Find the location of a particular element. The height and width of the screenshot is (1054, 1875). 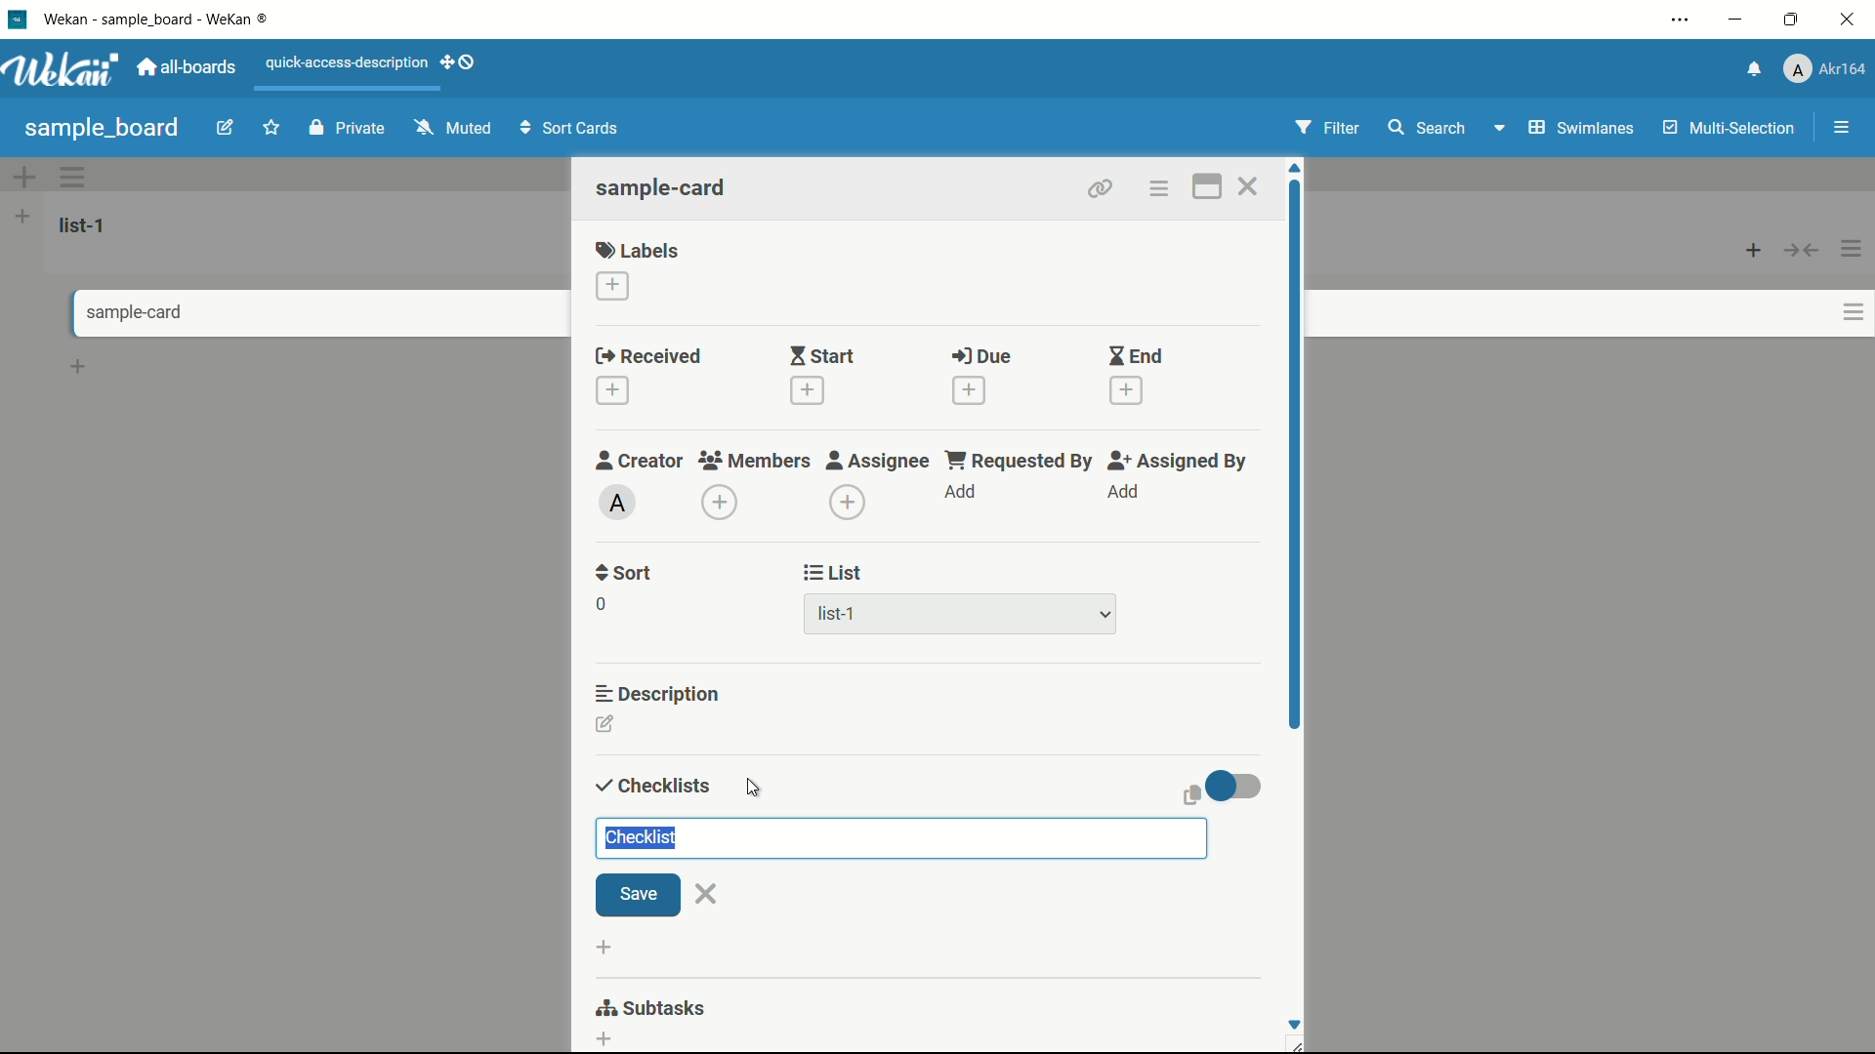

scroll down is located at coordinates (1293, 1024).